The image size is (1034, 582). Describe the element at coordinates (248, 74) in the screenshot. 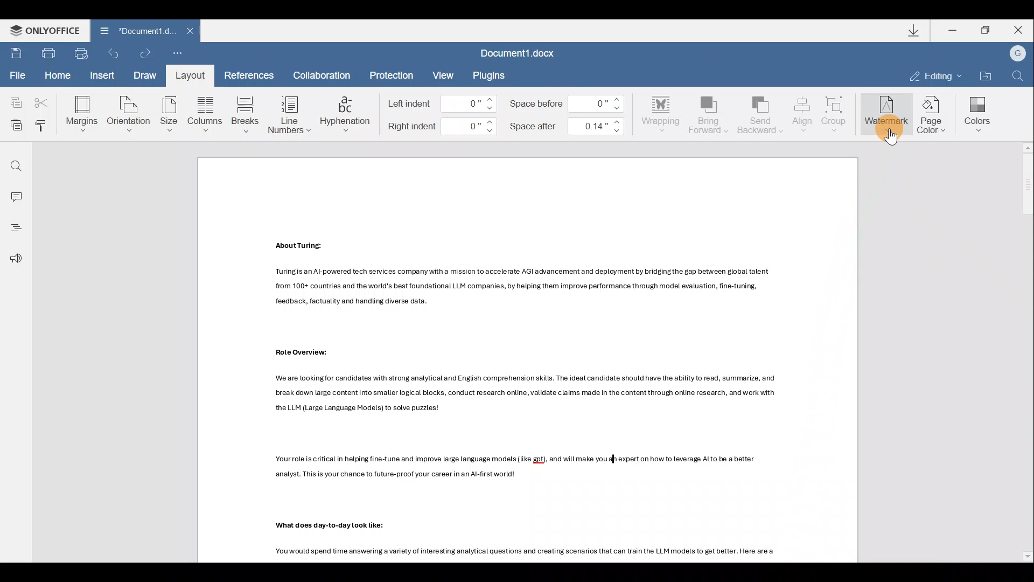

I see `References` at that location.